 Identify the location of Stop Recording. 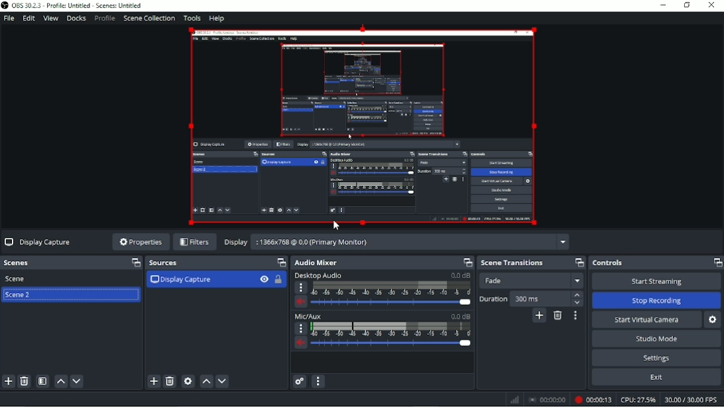
(656, 300).